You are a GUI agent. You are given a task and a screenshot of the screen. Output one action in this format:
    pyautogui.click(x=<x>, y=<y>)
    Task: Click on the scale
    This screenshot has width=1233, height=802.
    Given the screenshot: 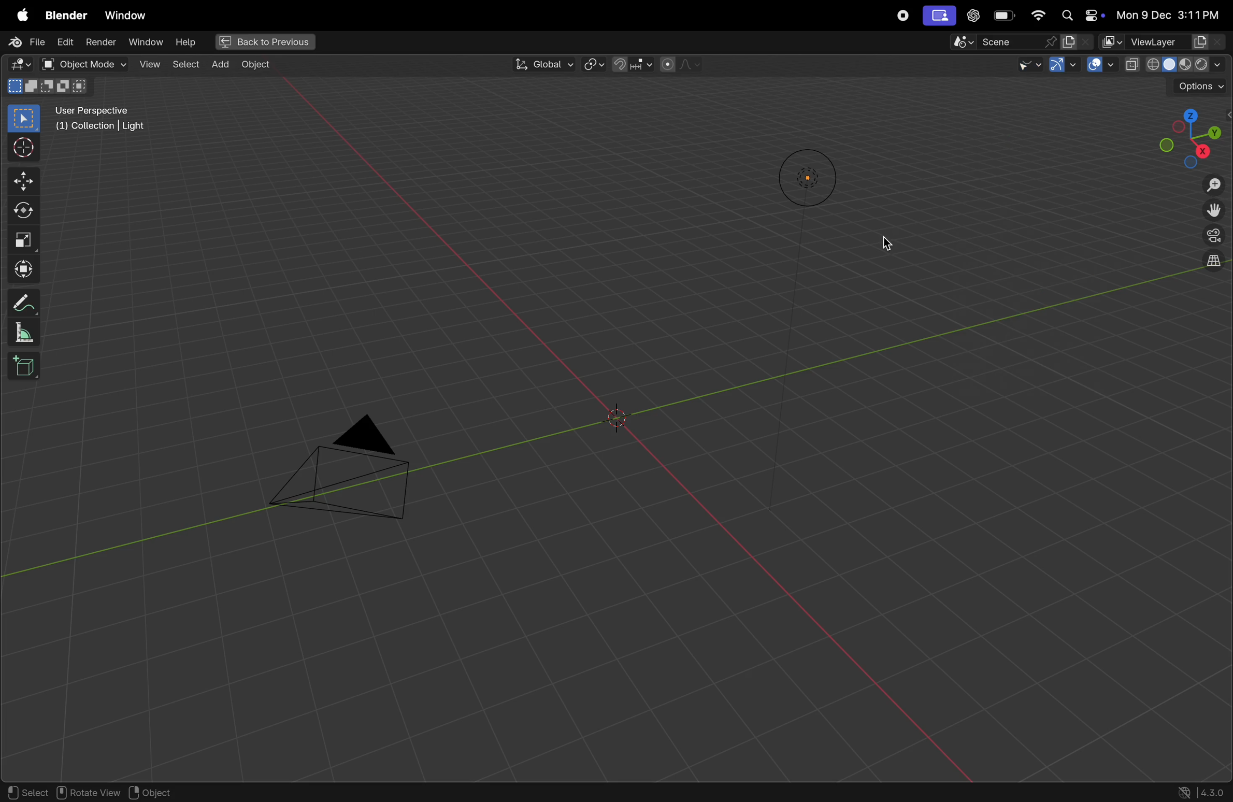 What is the action you would take?
    pyautogui.click(x=24, y=332)
    